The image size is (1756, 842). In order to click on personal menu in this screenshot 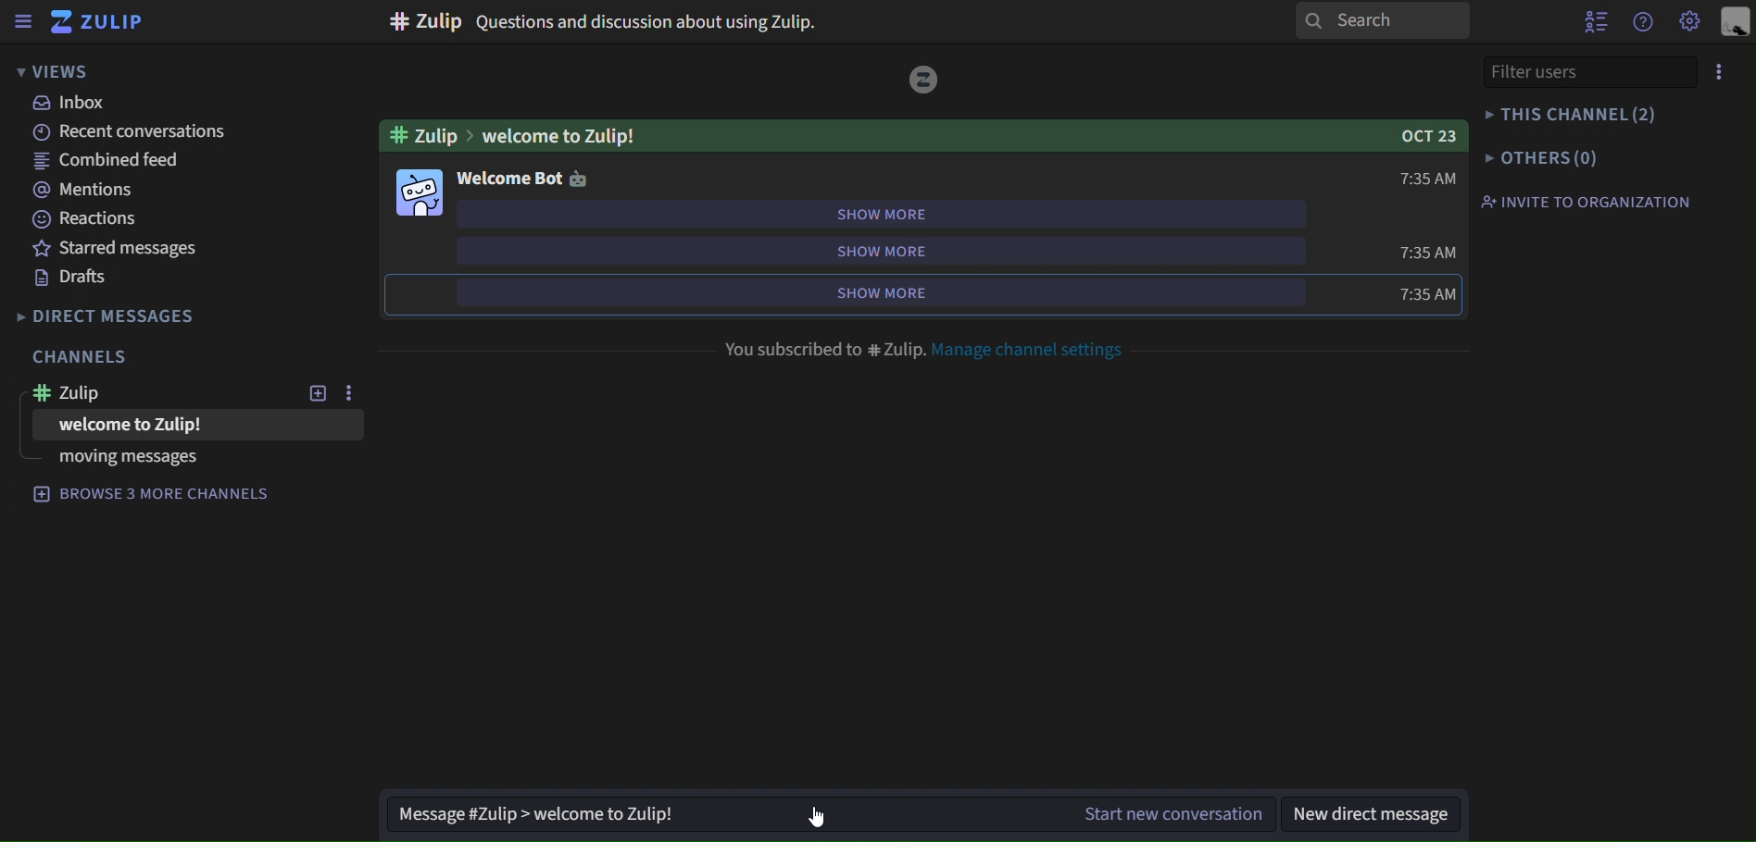, I will do `click(1738, 20)`.